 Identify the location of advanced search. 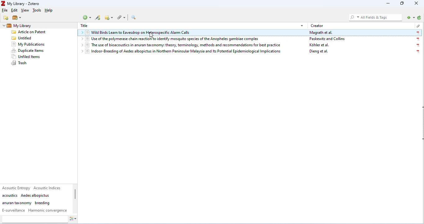
(134, 17).